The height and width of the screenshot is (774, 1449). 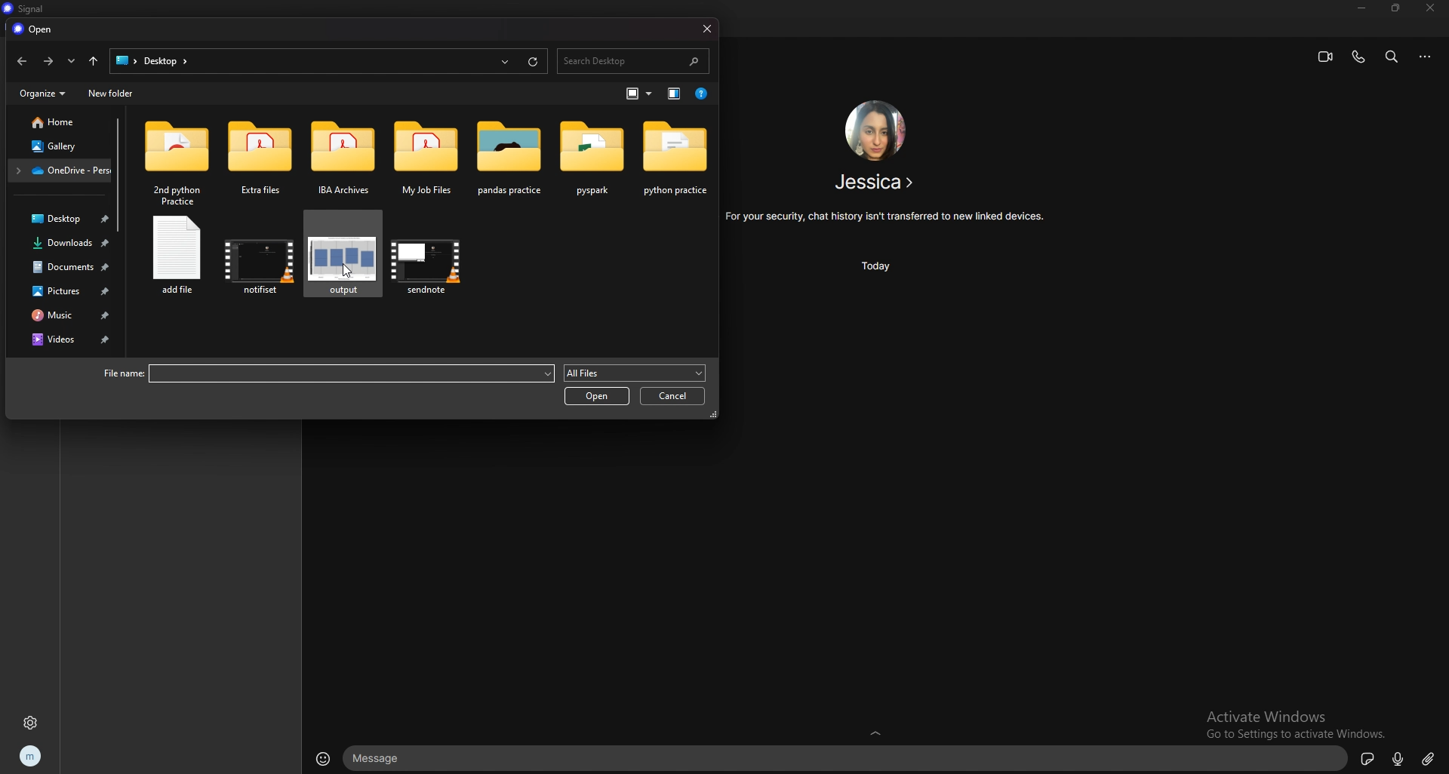 I want to click on folder, so click(x=676, y=157).